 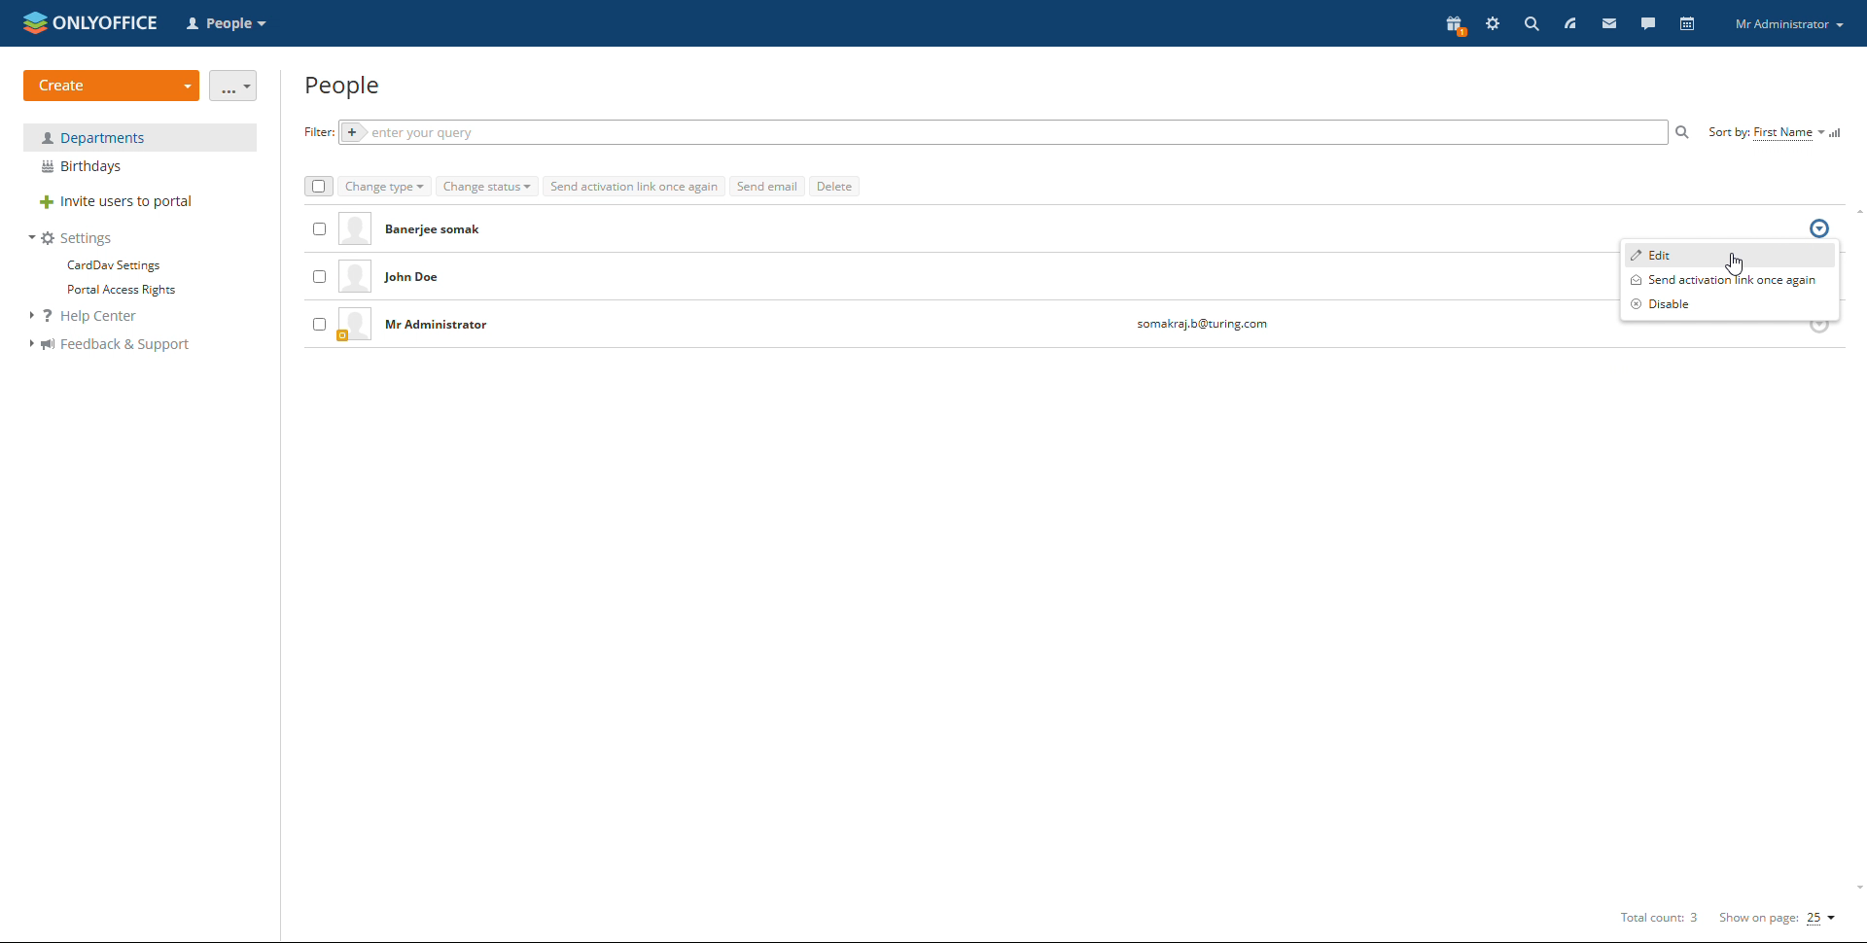 What do you see at coordinates (317, 278) in the screenshot?
I see `click to select individual entry` at bounding box center [317, 278].